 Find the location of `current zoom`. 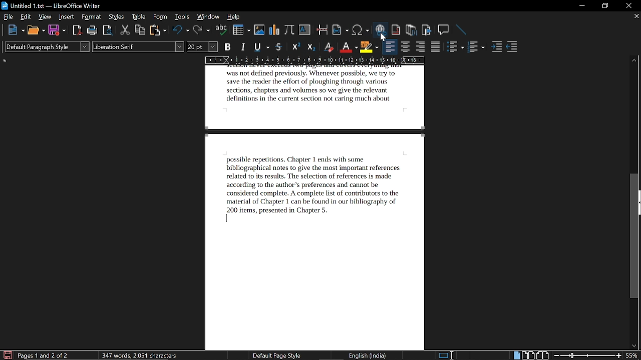

current zoom is located at coordinates (633, 356).